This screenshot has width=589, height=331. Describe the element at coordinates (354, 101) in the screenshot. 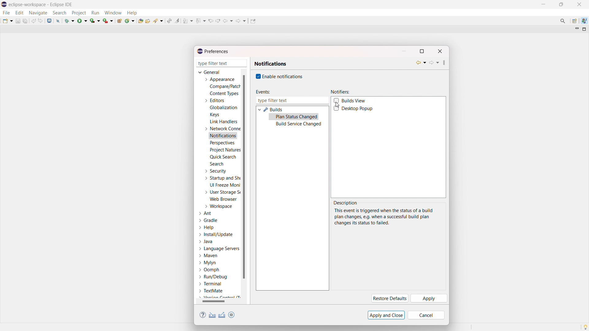

I see `builds view checkbox` at that location.